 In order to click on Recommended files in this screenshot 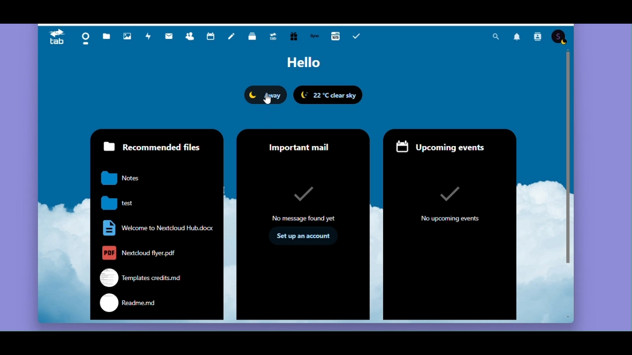, I will do `click(154, 146)`.